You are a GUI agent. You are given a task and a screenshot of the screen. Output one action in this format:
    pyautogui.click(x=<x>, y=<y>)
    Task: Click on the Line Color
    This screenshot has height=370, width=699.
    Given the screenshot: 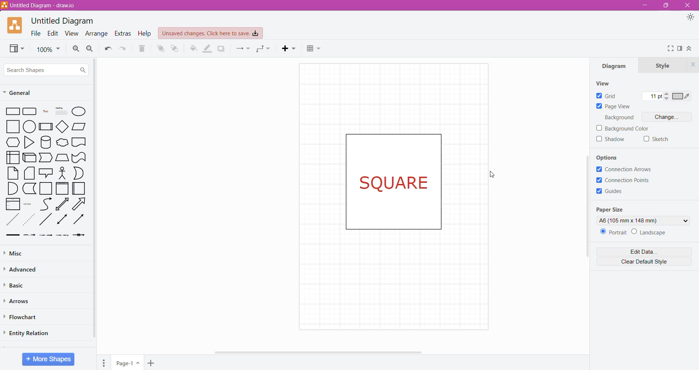 What is the action you would take?
    pyautogui.click(x=208, y=49)
    